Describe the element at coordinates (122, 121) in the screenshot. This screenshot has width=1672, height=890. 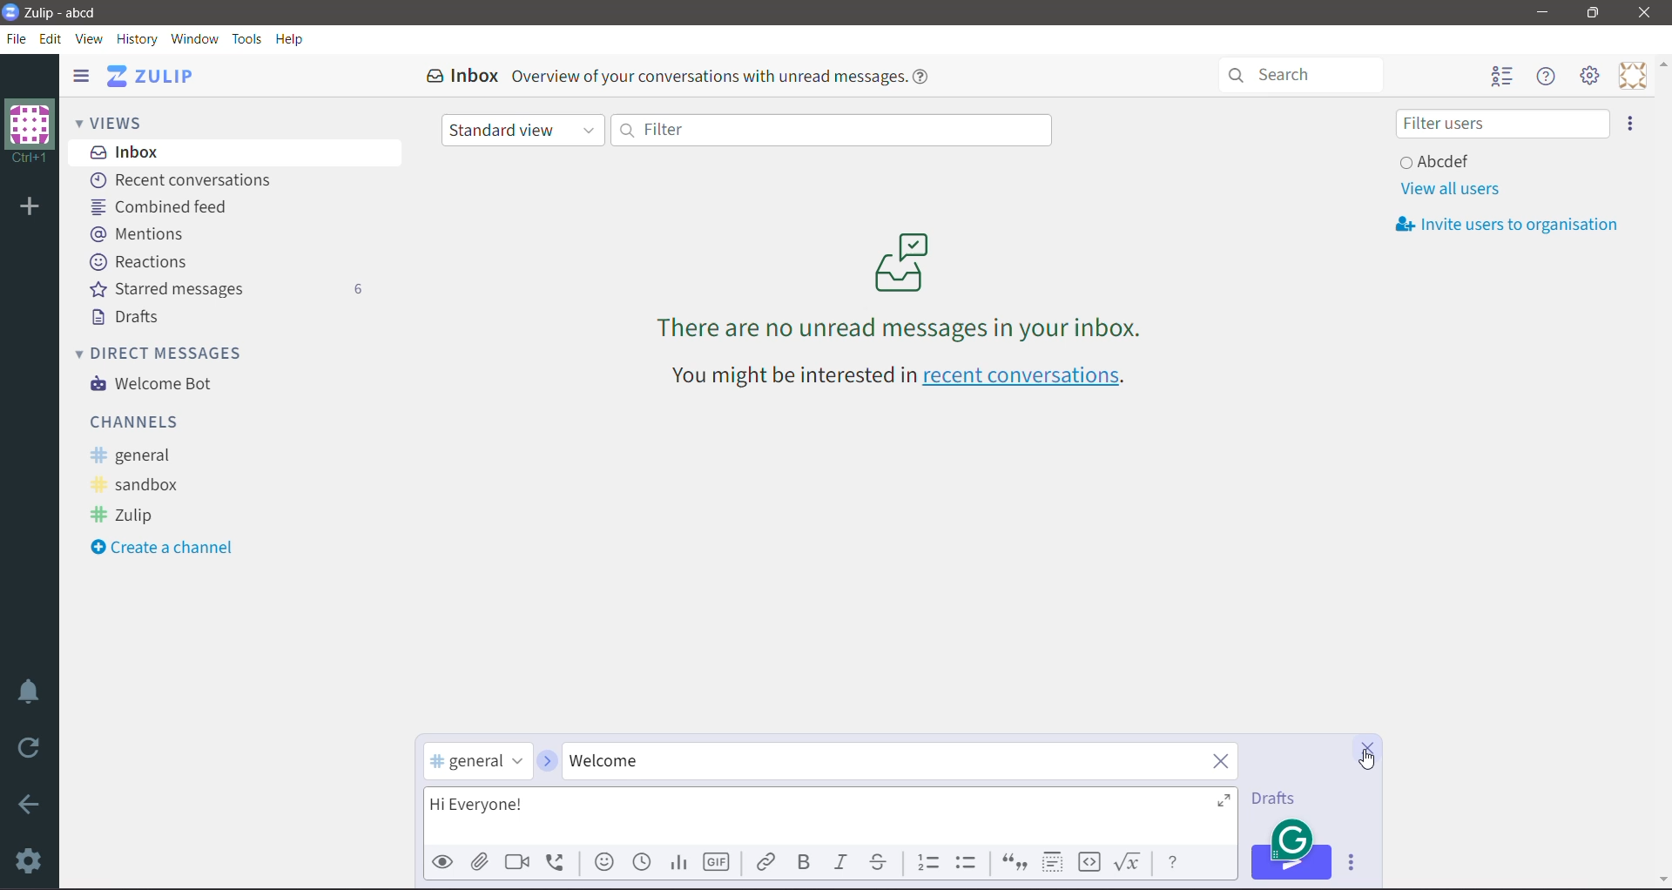
I see `Views` at that location.